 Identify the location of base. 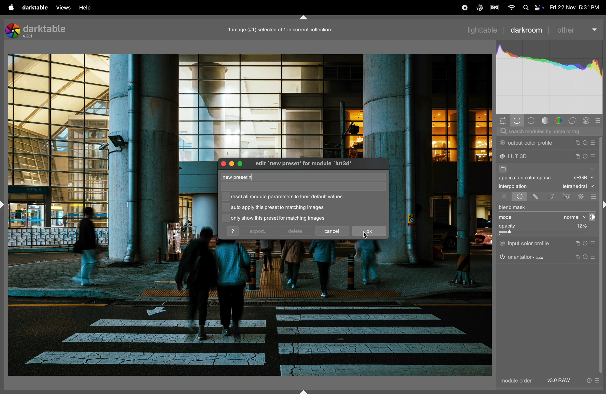
(531, 121).